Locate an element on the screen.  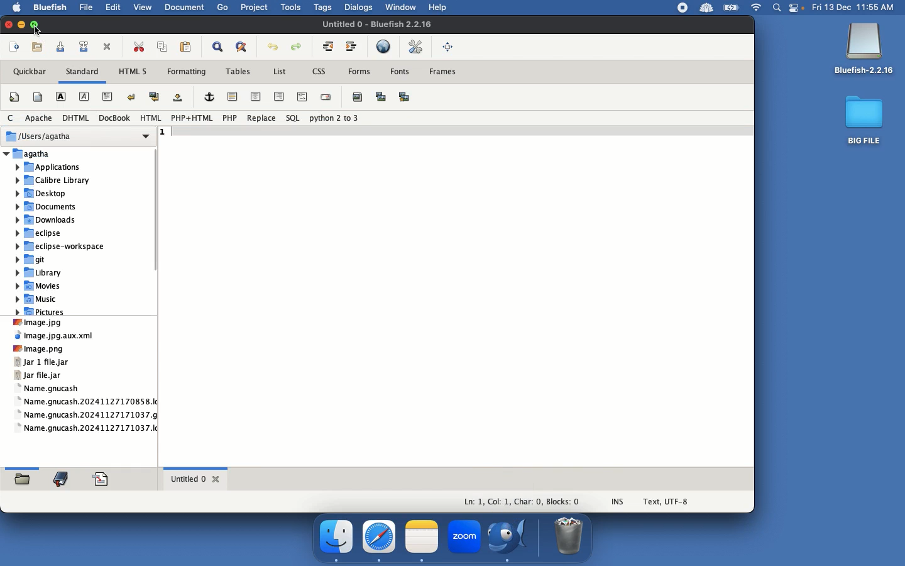
Undo is located at coordinates (273, 48).